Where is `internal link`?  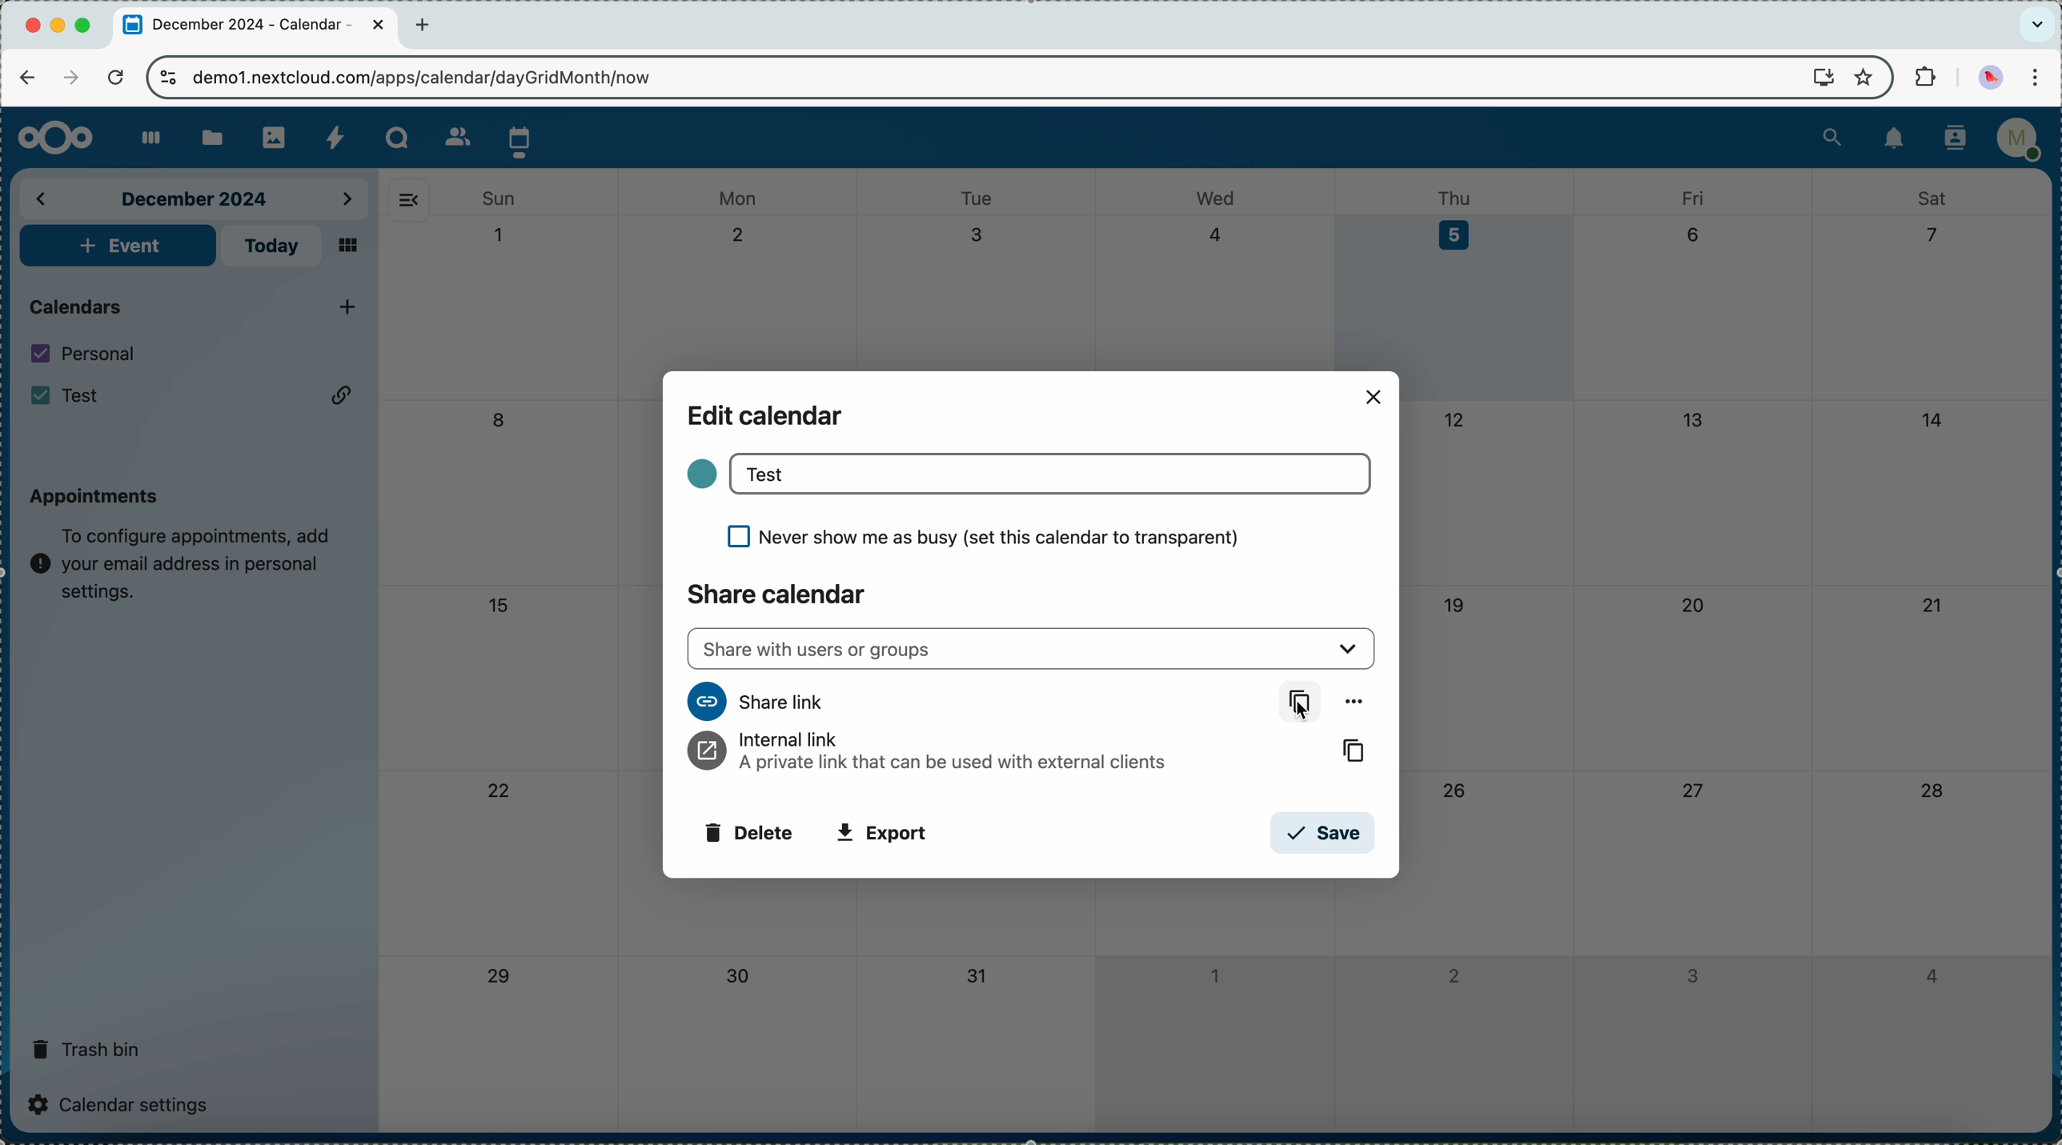 internal link is located at coordinates (928, 753).